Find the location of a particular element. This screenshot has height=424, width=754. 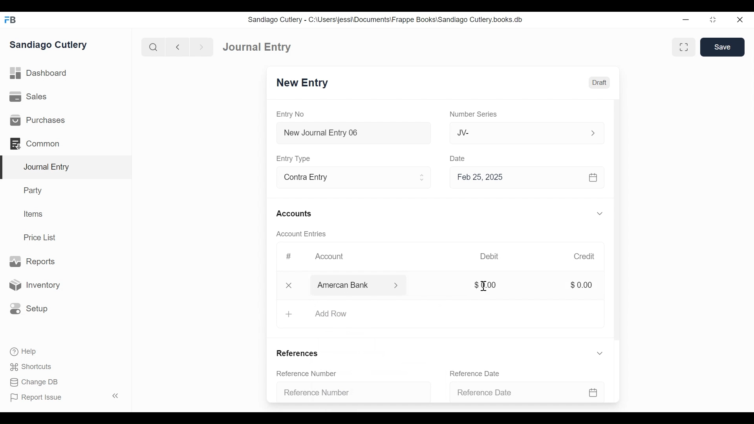

Reference Number is located at coordinates (350, 391).